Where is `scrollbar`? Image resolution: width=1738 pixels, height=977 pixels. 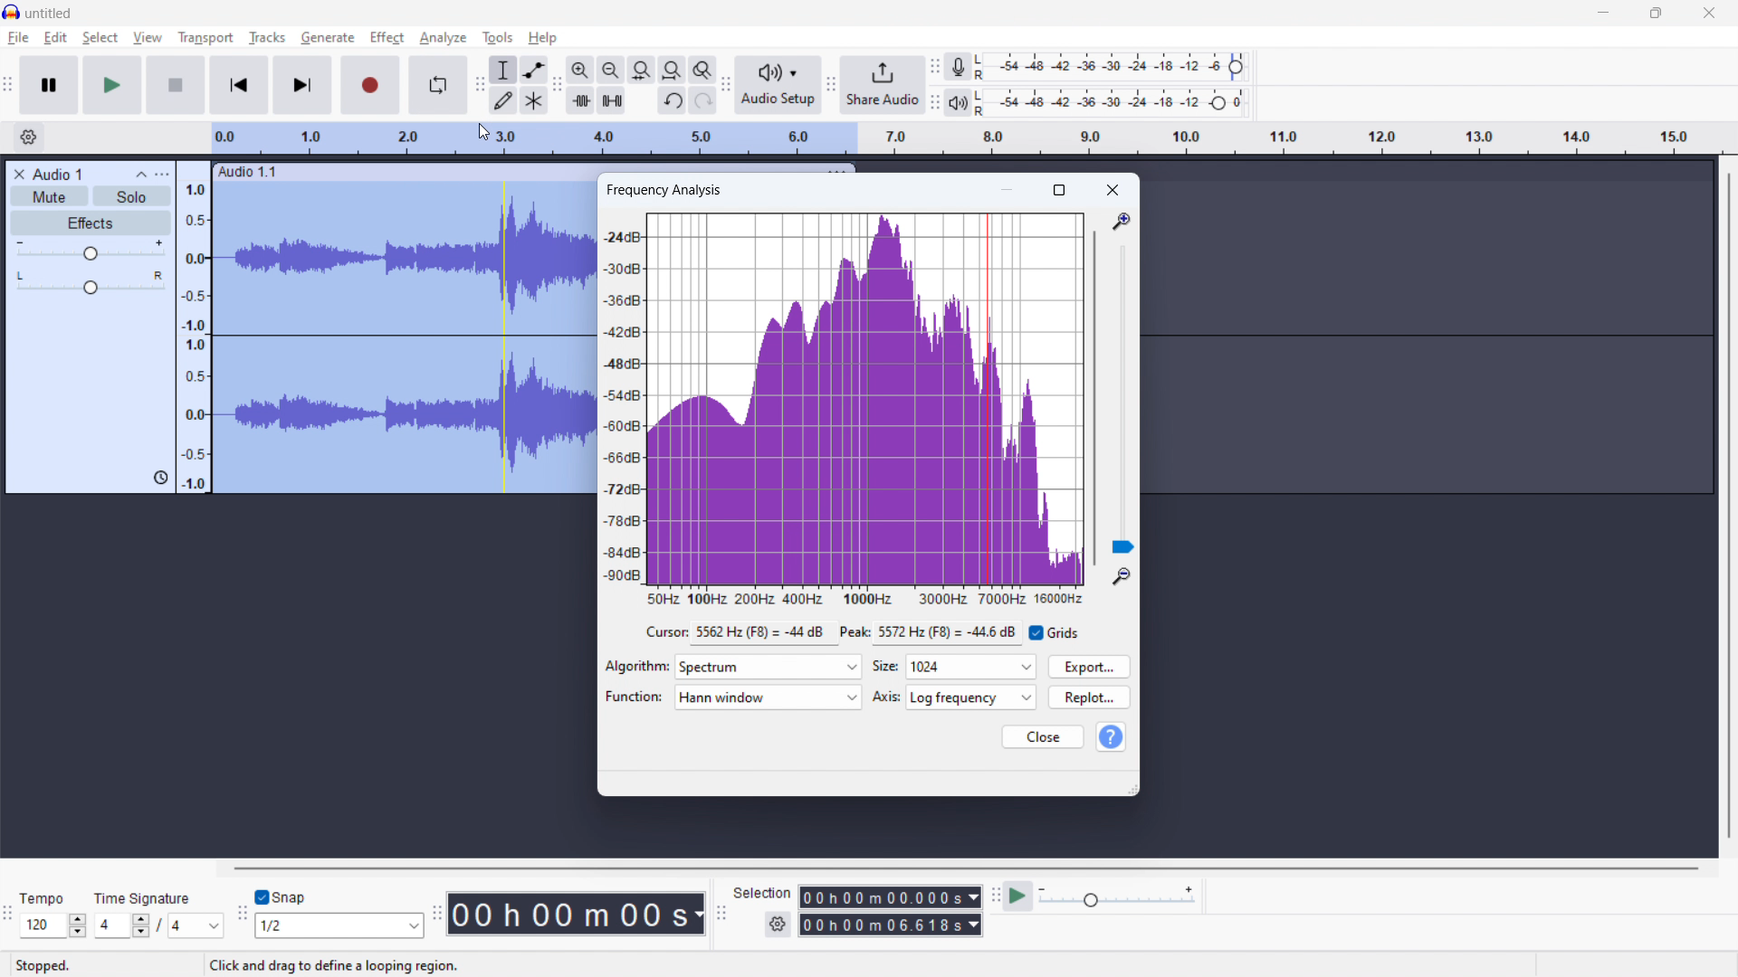 scrollbar is located at coordinates (1093, 399).